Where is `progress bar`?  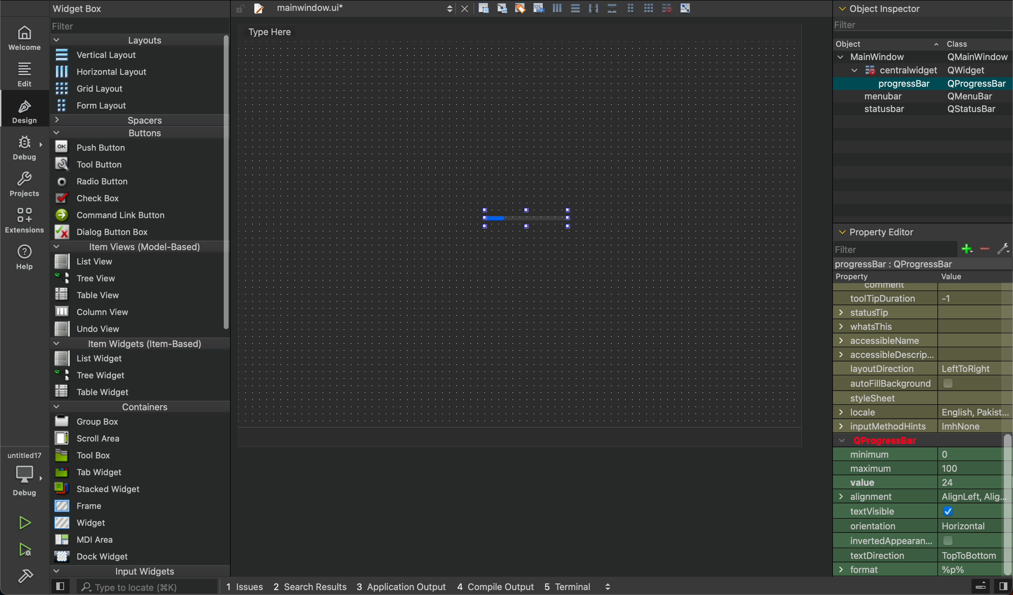
progress bar is located at coordinates (526, 218).